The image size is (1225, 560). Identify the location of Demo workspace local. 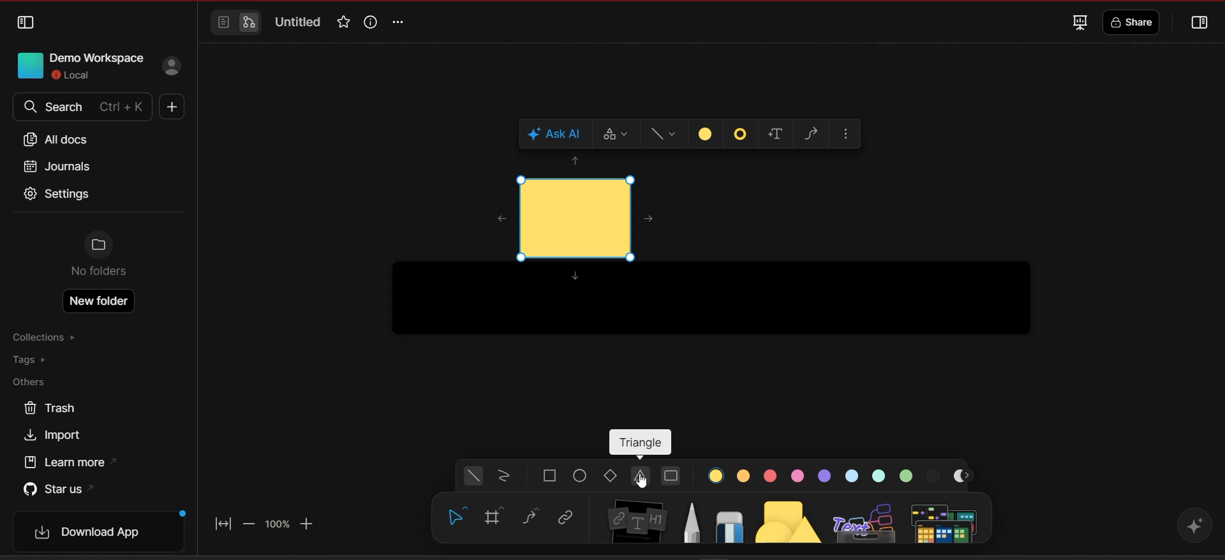
(76, 64).